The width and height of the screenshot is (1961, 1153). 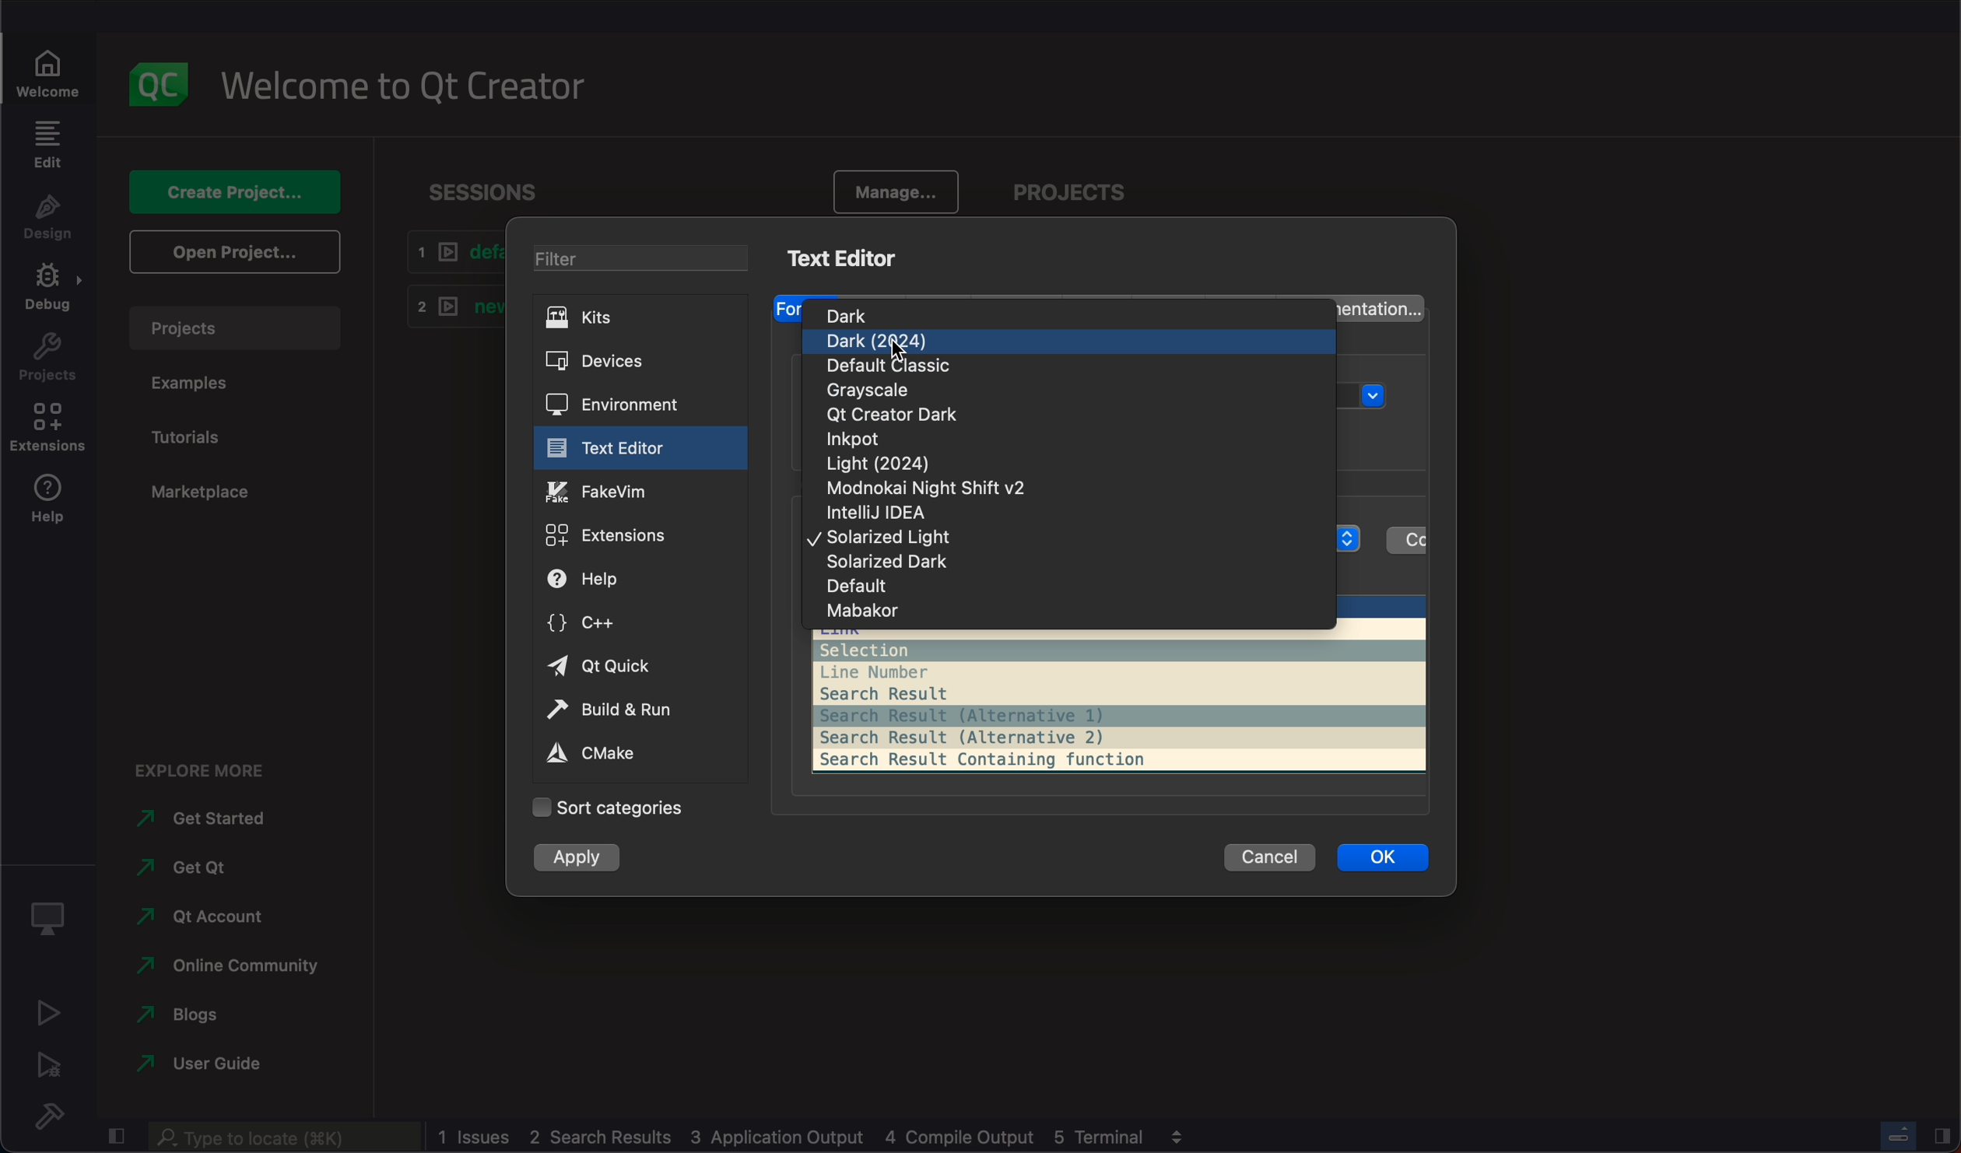 I want to click on default, so click(x=884, y=586).